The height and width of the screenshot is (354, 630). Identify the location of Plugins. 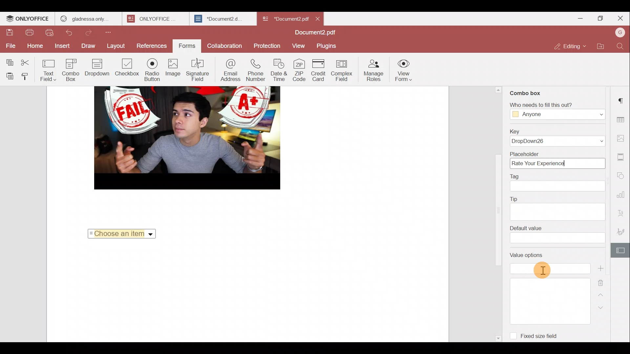
(327, 46).